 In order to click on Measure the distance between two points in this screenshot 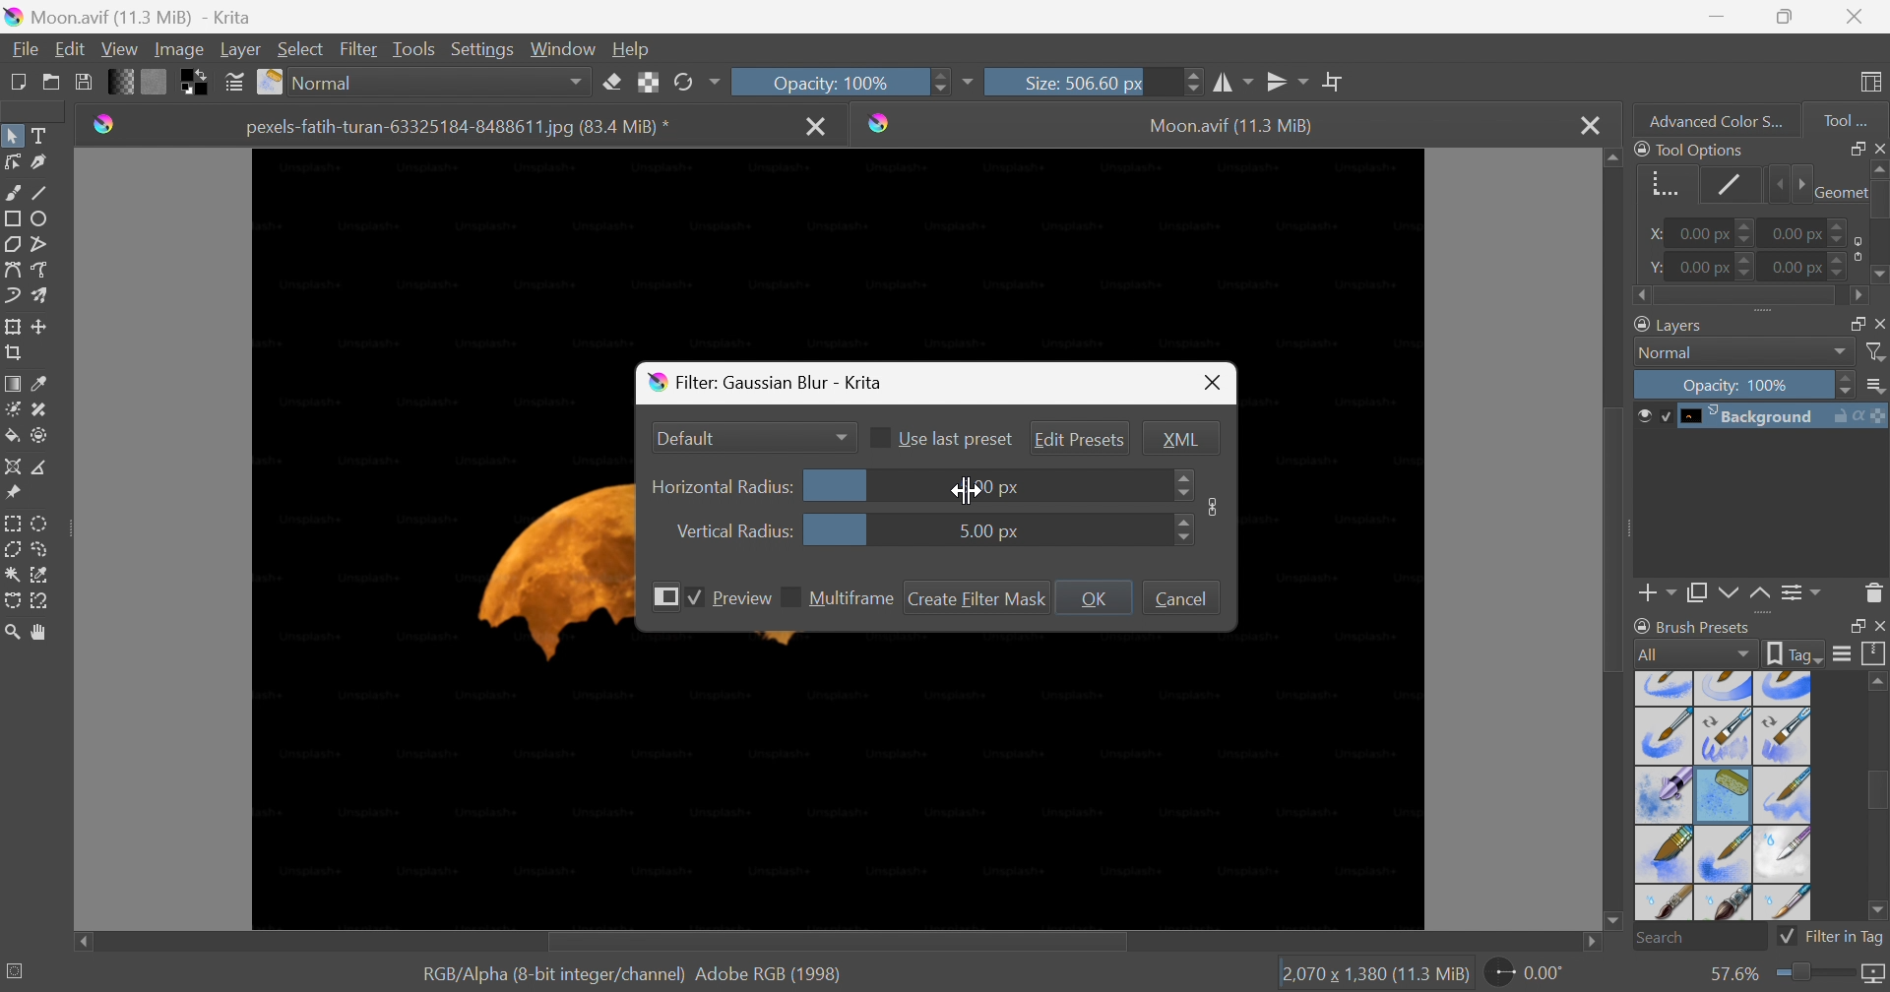, I will do `click(41, 466)`.